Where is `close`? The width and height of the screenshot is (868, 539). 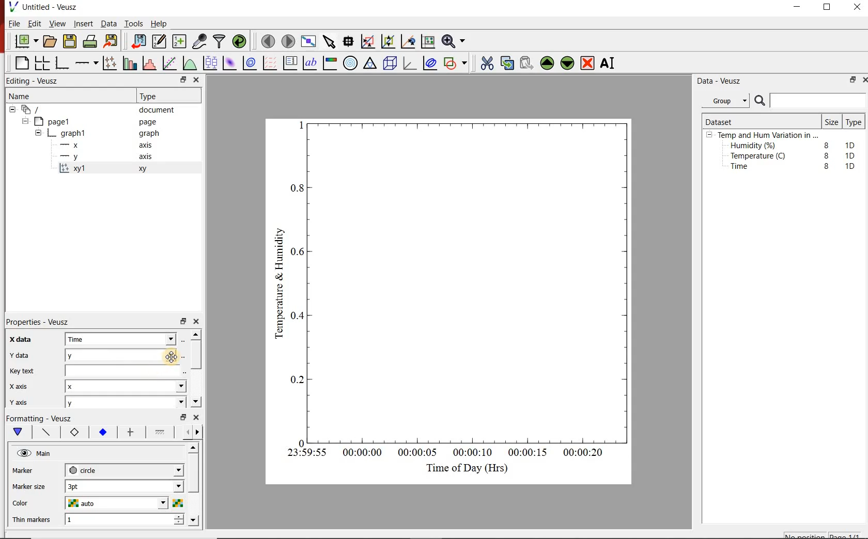 close is located at coordinates (858, 7).